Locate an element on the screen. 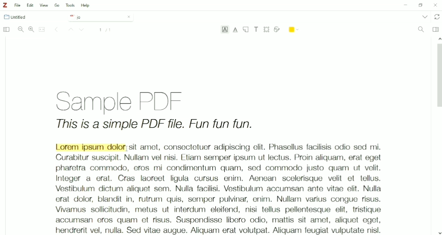 The image size is (442, 235). Up is located at coordinates (70, 30).